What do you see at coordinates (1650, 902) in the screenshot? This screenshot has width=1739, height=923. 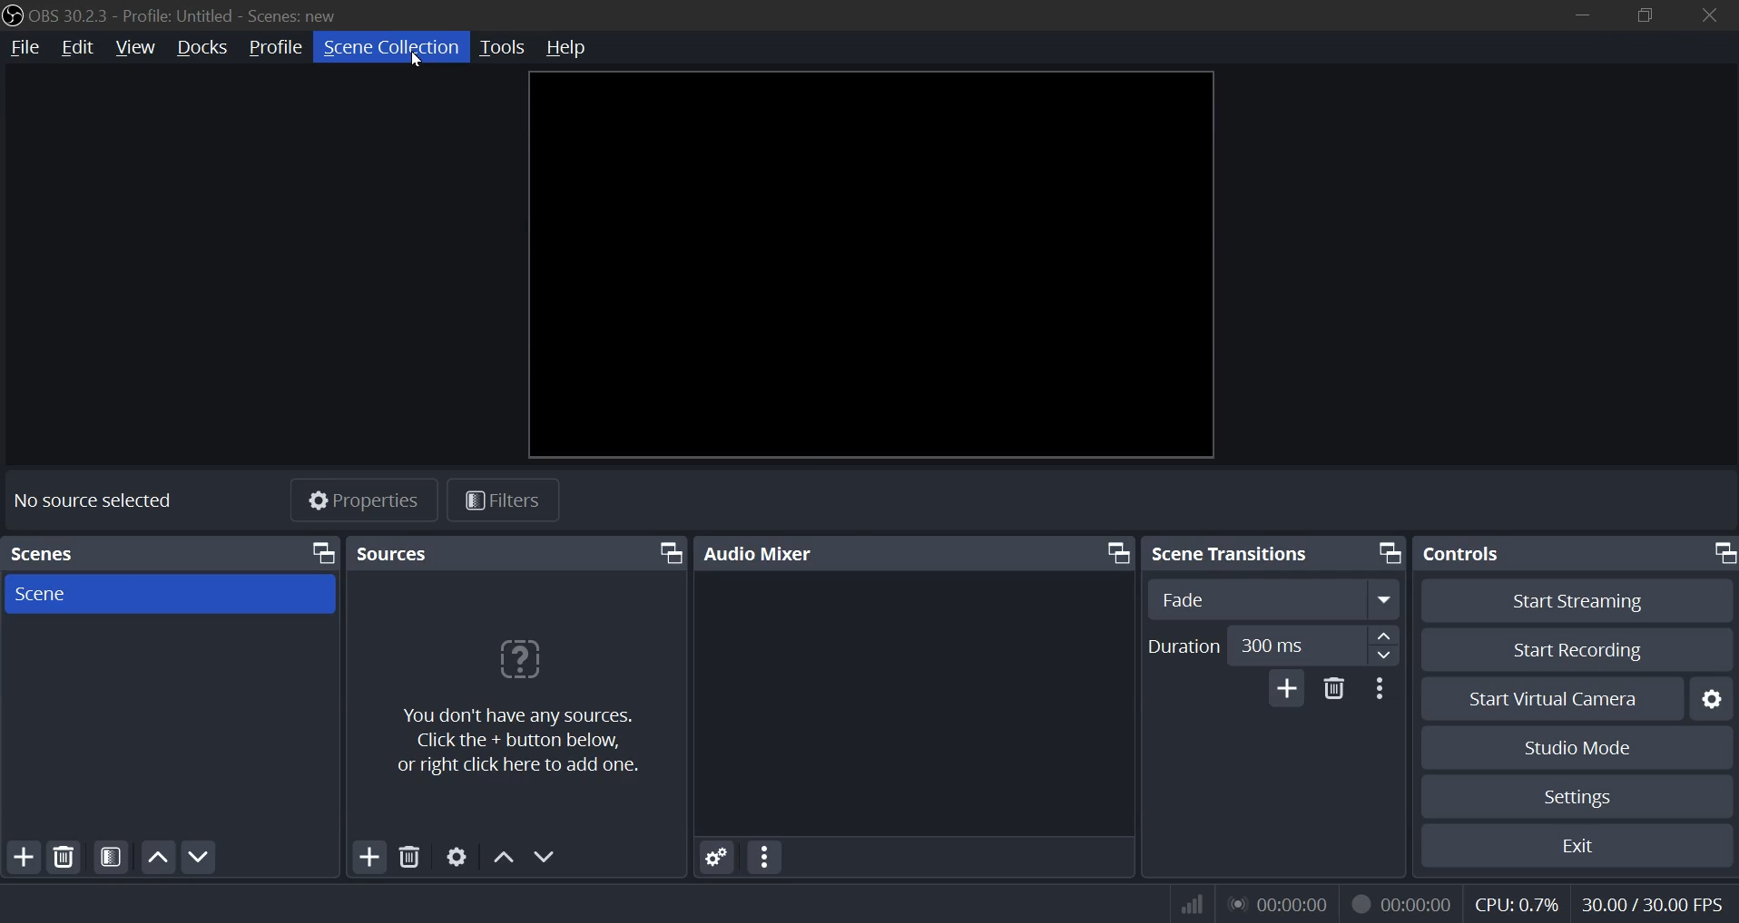 I see `fps indicator` at bounding box center [1650, 902].